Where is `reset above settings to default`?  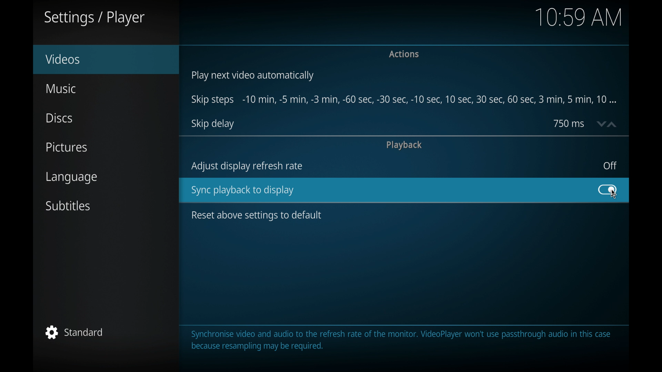 reset above settings to default is located at coordinates (259, 216).